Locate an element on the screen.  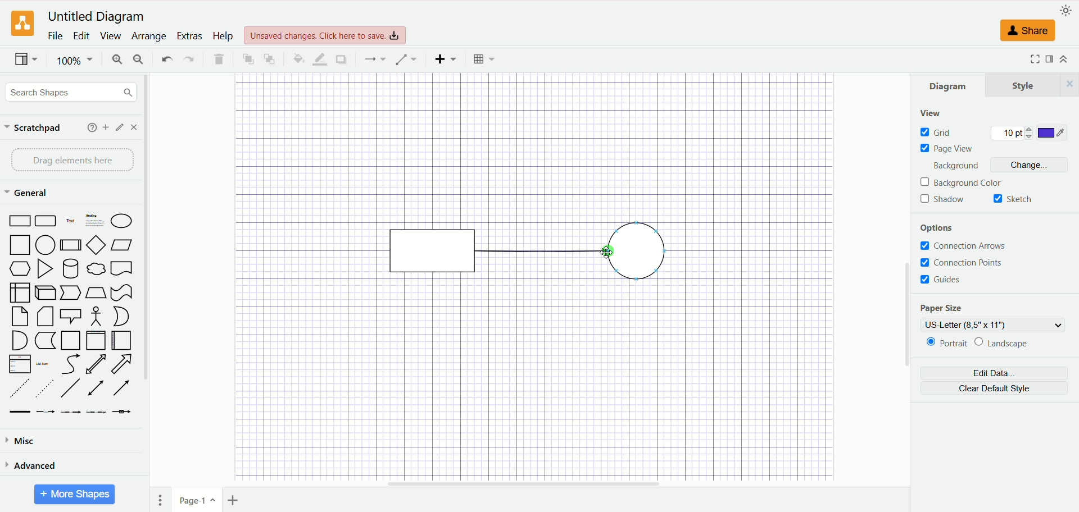
clear default style is located at coordinates (994, 388).